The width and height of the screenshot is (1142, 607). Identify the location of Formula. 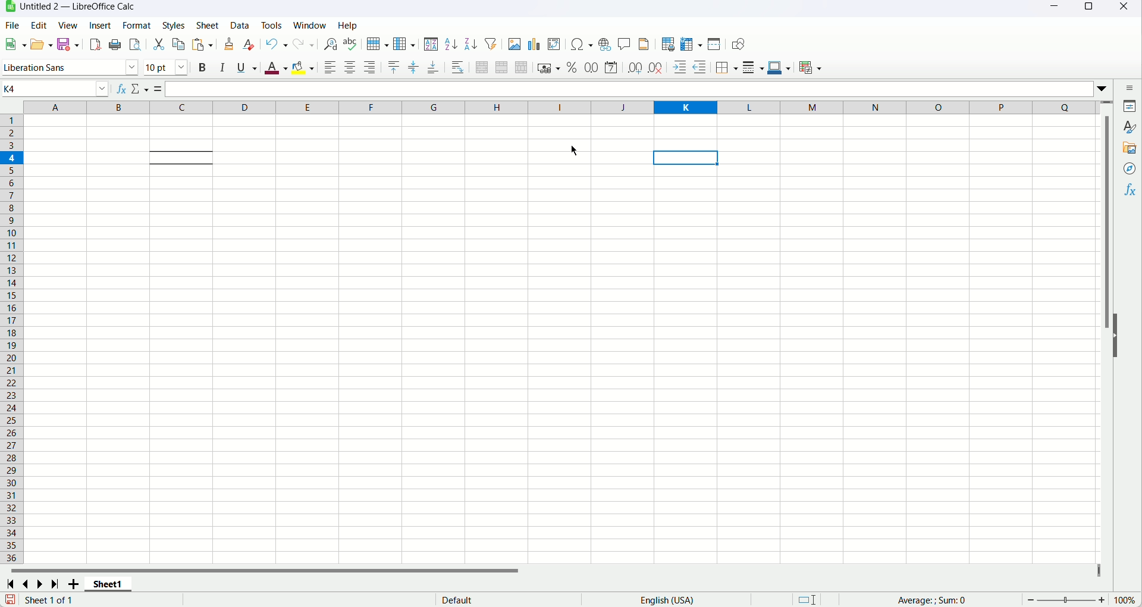
(952, 600).